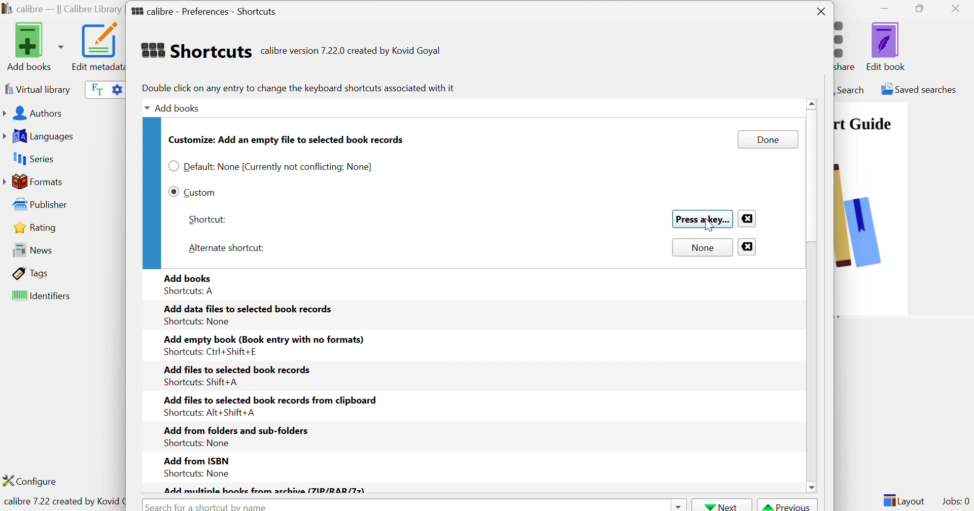 The height and width of the screenshot is (511, 974). Describe the element at coordinates (207, 220) in the screenshot. I see `Shortcut` at that location.